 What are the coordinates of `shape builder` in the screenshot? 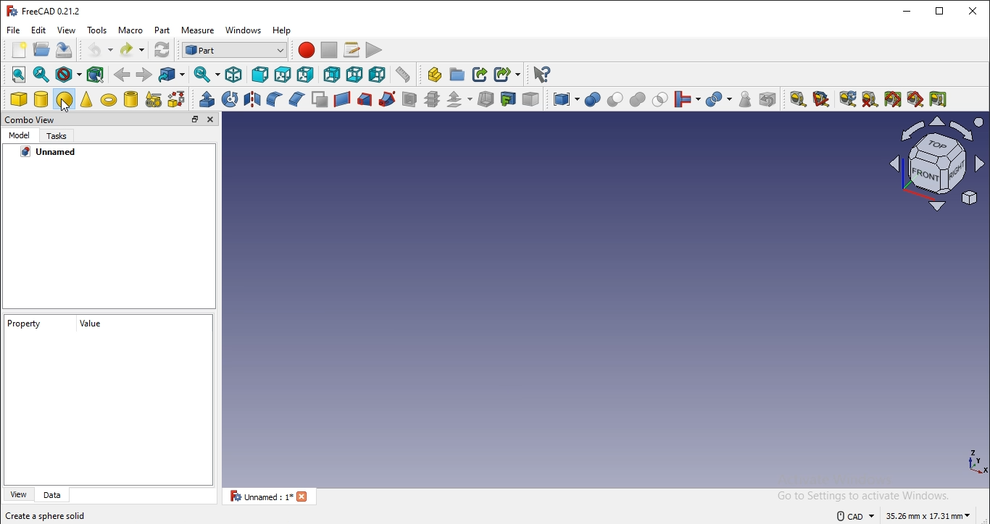 It's located at (177, 98).